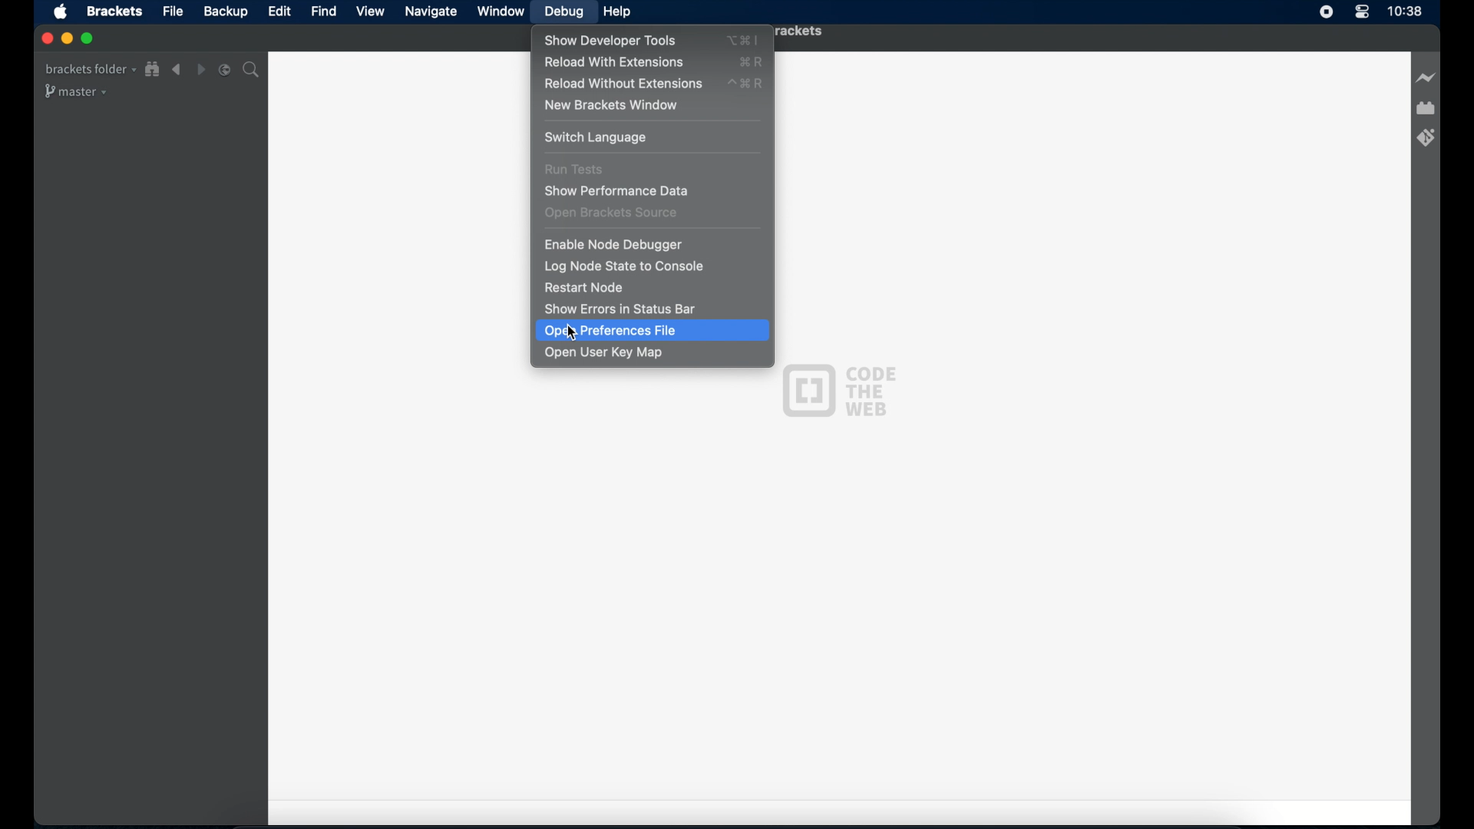  What do you see at coordinates (575, 170) in the screenshot?
I see `run tests` at bounding box center [575, 170].